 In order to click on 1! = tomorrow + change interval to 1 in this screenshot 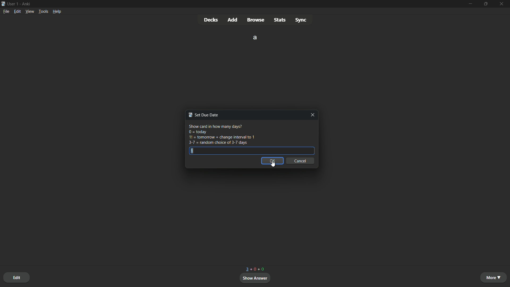, I will do `click(222, 137)`.